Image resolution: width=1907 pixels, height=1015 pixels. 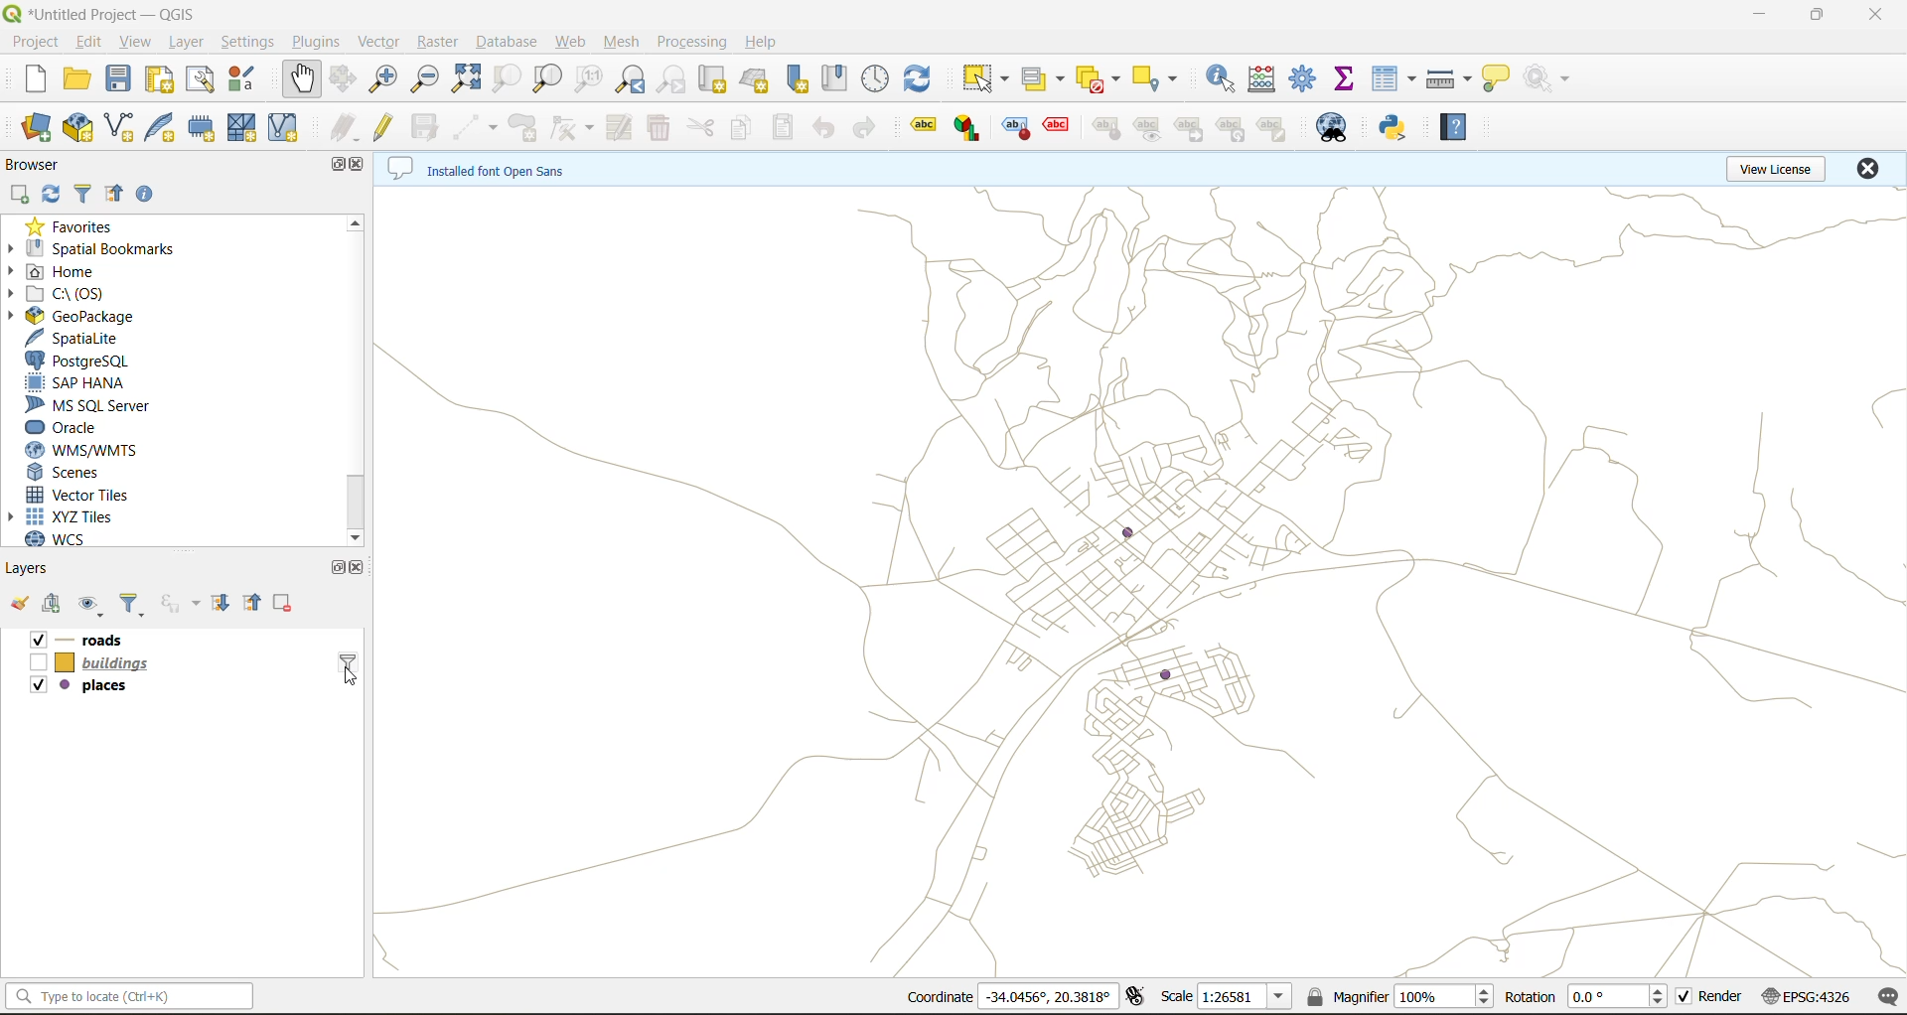 What do you see at coordinates (1583, 1000) in the screenshot?
I see `rotation` at bounding box center [1583, 1000].